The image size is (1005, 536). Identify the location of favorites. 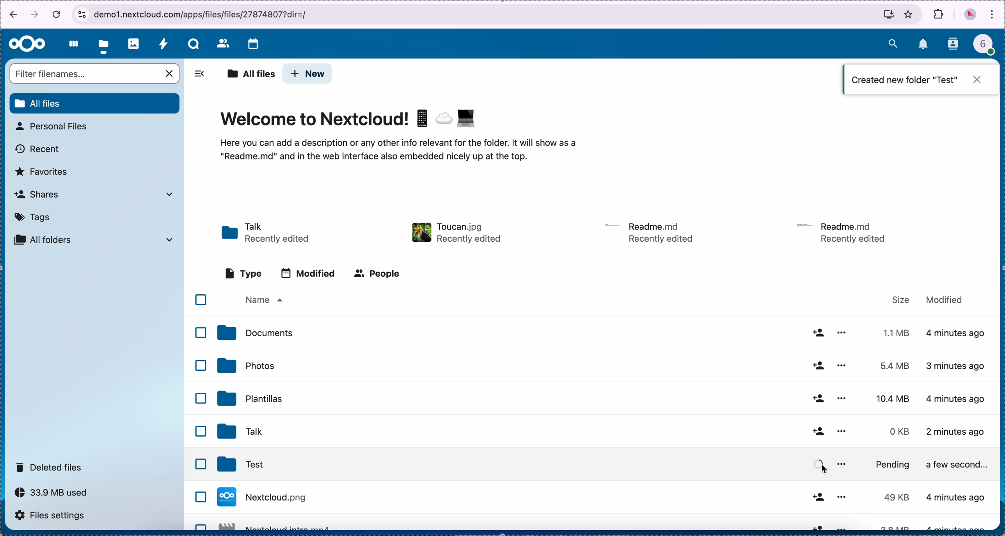
(42, 172).